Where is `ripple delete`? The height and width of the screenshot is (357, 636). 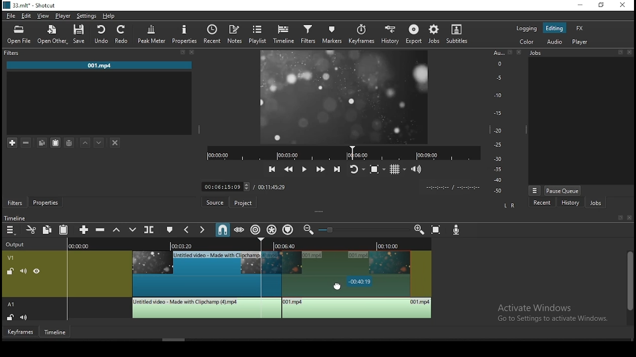 ripple delete is located at coordinates (101, 230).